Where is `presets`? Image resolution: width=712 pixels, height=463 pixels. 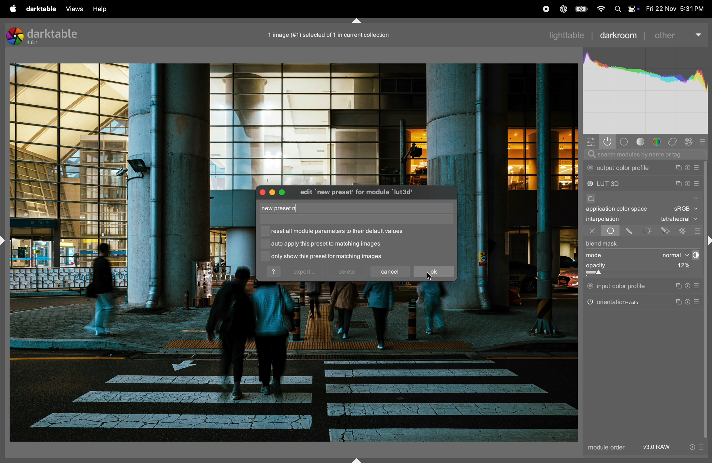
presets is located at coordinates (705, 141).